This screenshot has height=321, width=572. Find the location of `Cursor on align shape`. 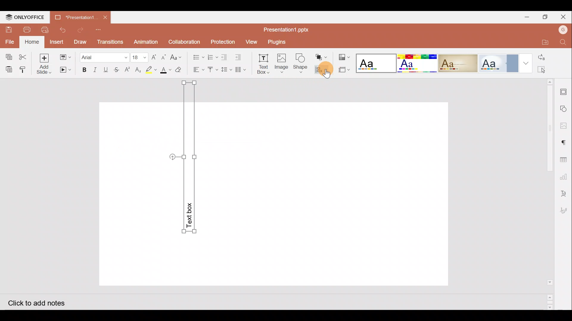

Cursor on align shape is located at coordinates (326, 73).